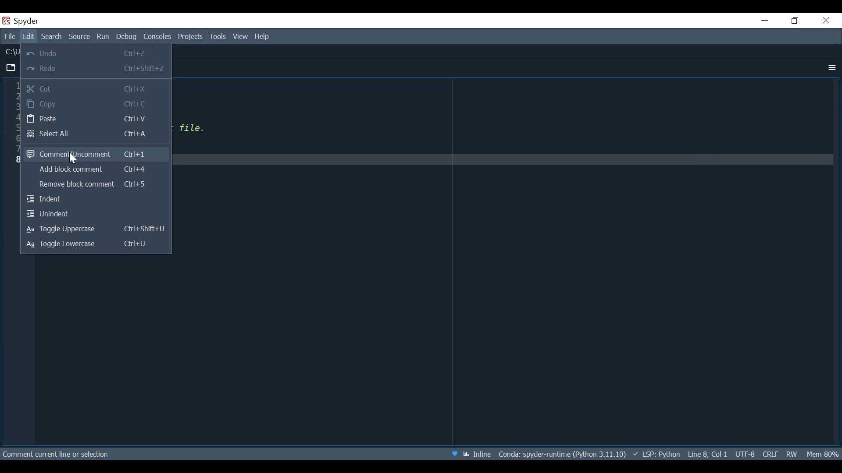 This screenshot has width=842, height=473. What do you see at coordinates (831, 67) in the screenshot?
I see `More Options` at bounding box center [831, 67].